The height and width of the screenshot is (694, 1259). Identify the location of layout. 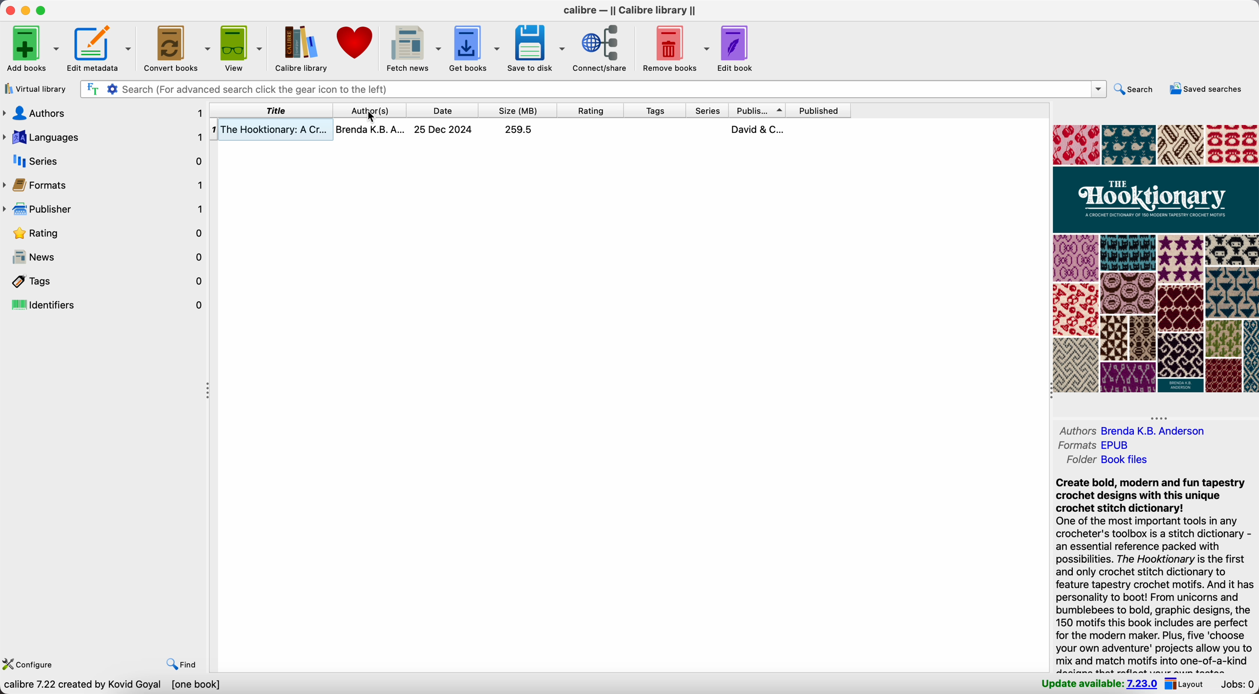
(1186, 684).